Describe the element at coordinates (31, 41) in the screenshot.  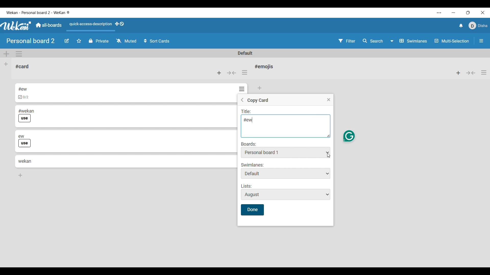
I see `Board name` at that location.